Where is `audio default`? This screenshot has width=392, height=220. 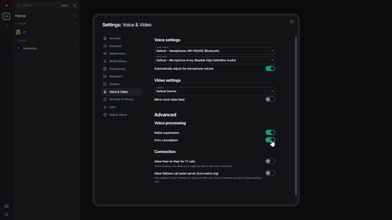
audio default is located at coordinates (189, 50).